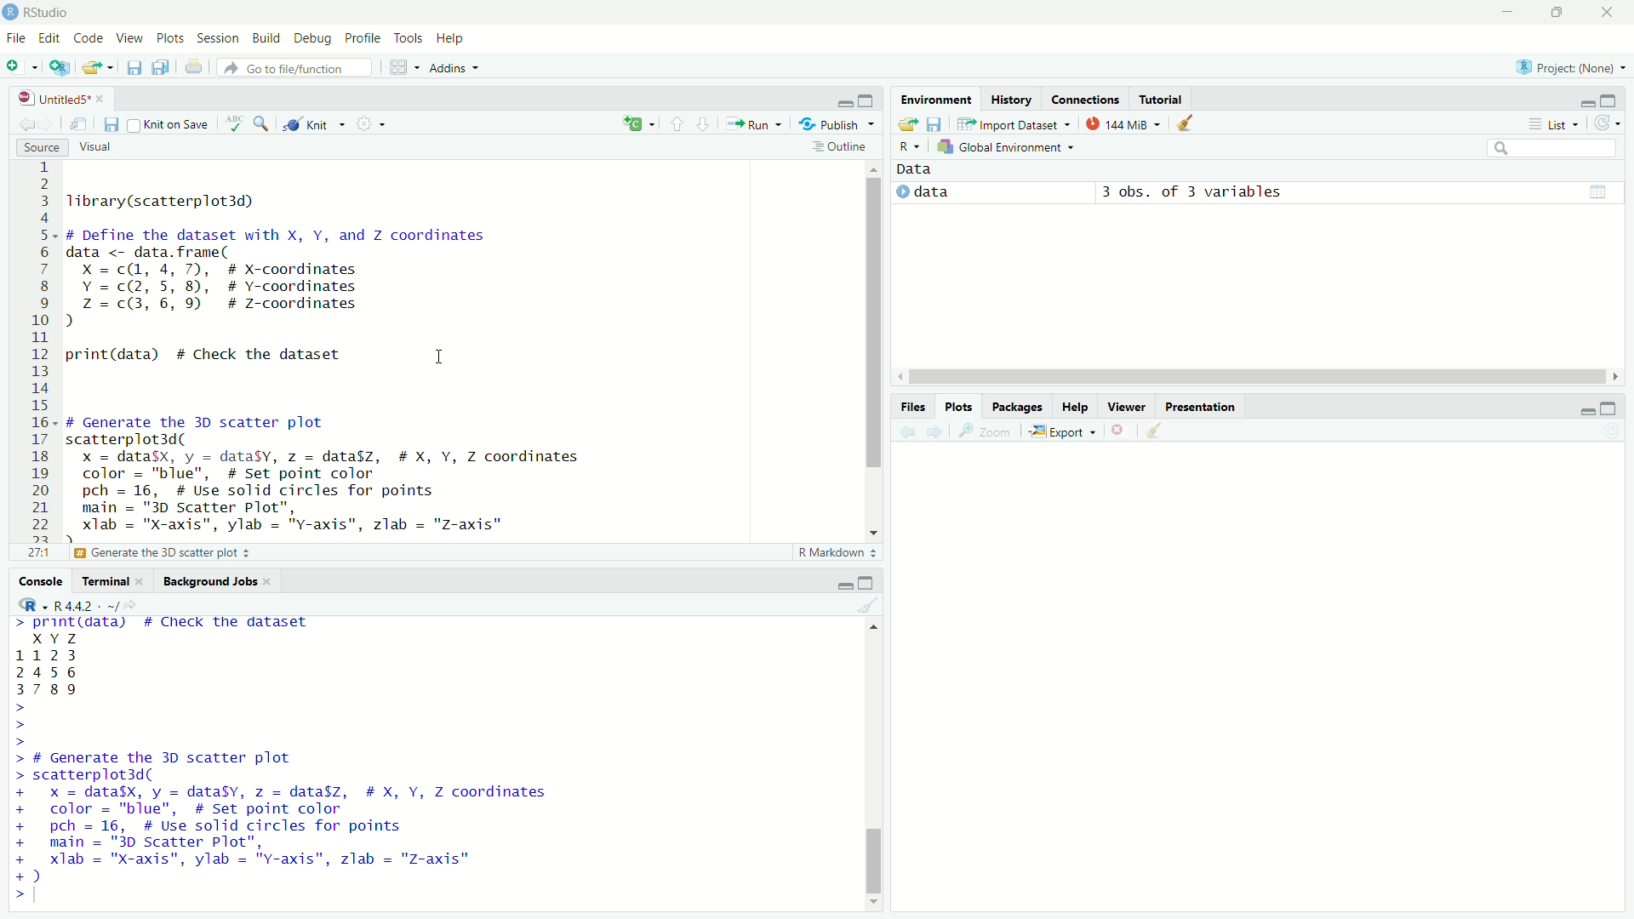  Describe the element at coordinates (1157, 430) in the screenshot. I see `clear all plots` at that location.